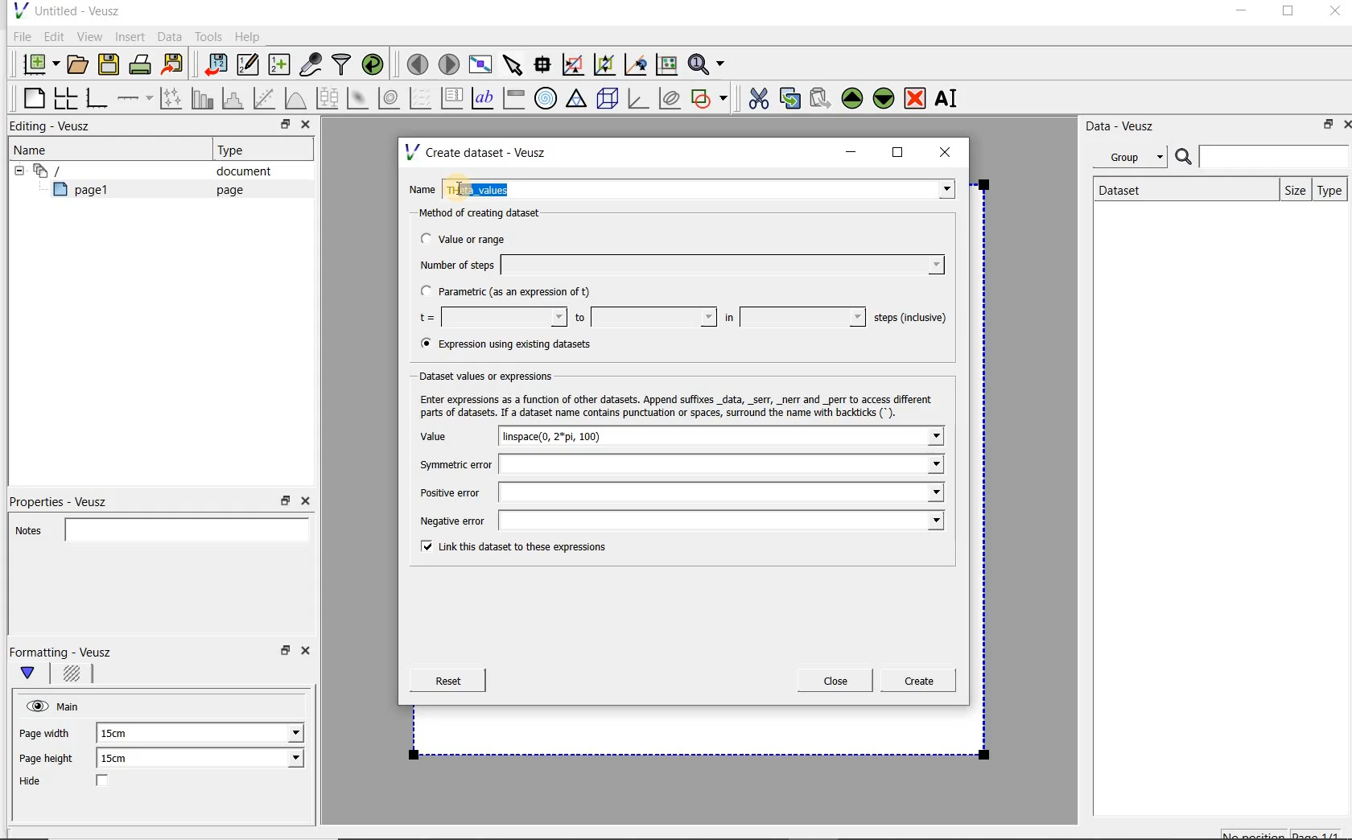  I want to click on blank page, so click(31, 96).